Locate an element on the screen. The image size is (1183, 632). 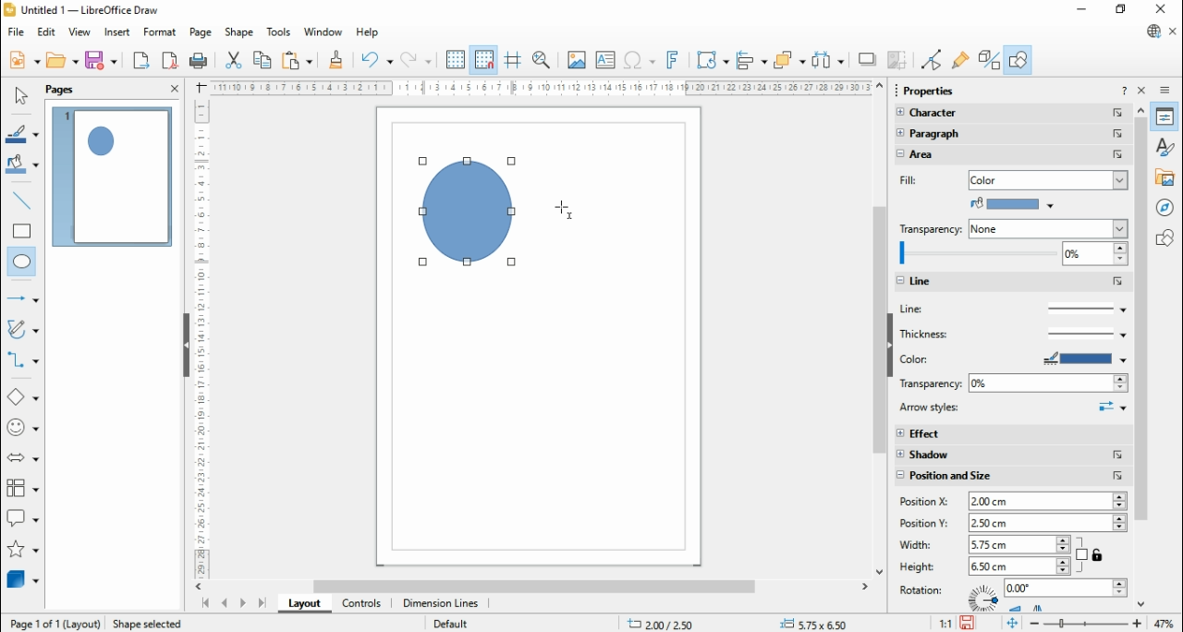
2.00 cm  is located at coordinates (1047, 502).